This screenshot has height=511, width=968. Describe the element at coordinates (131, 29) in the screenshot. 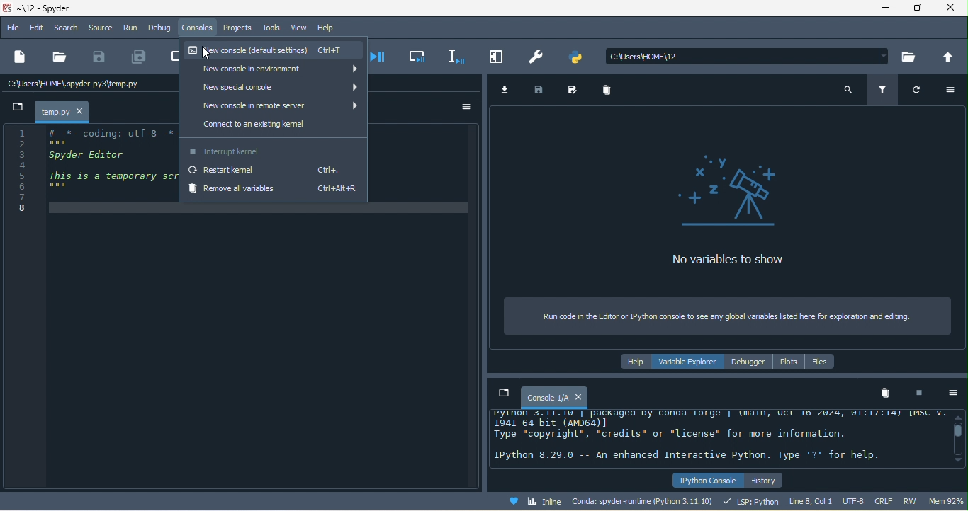

I see `run` at that location.